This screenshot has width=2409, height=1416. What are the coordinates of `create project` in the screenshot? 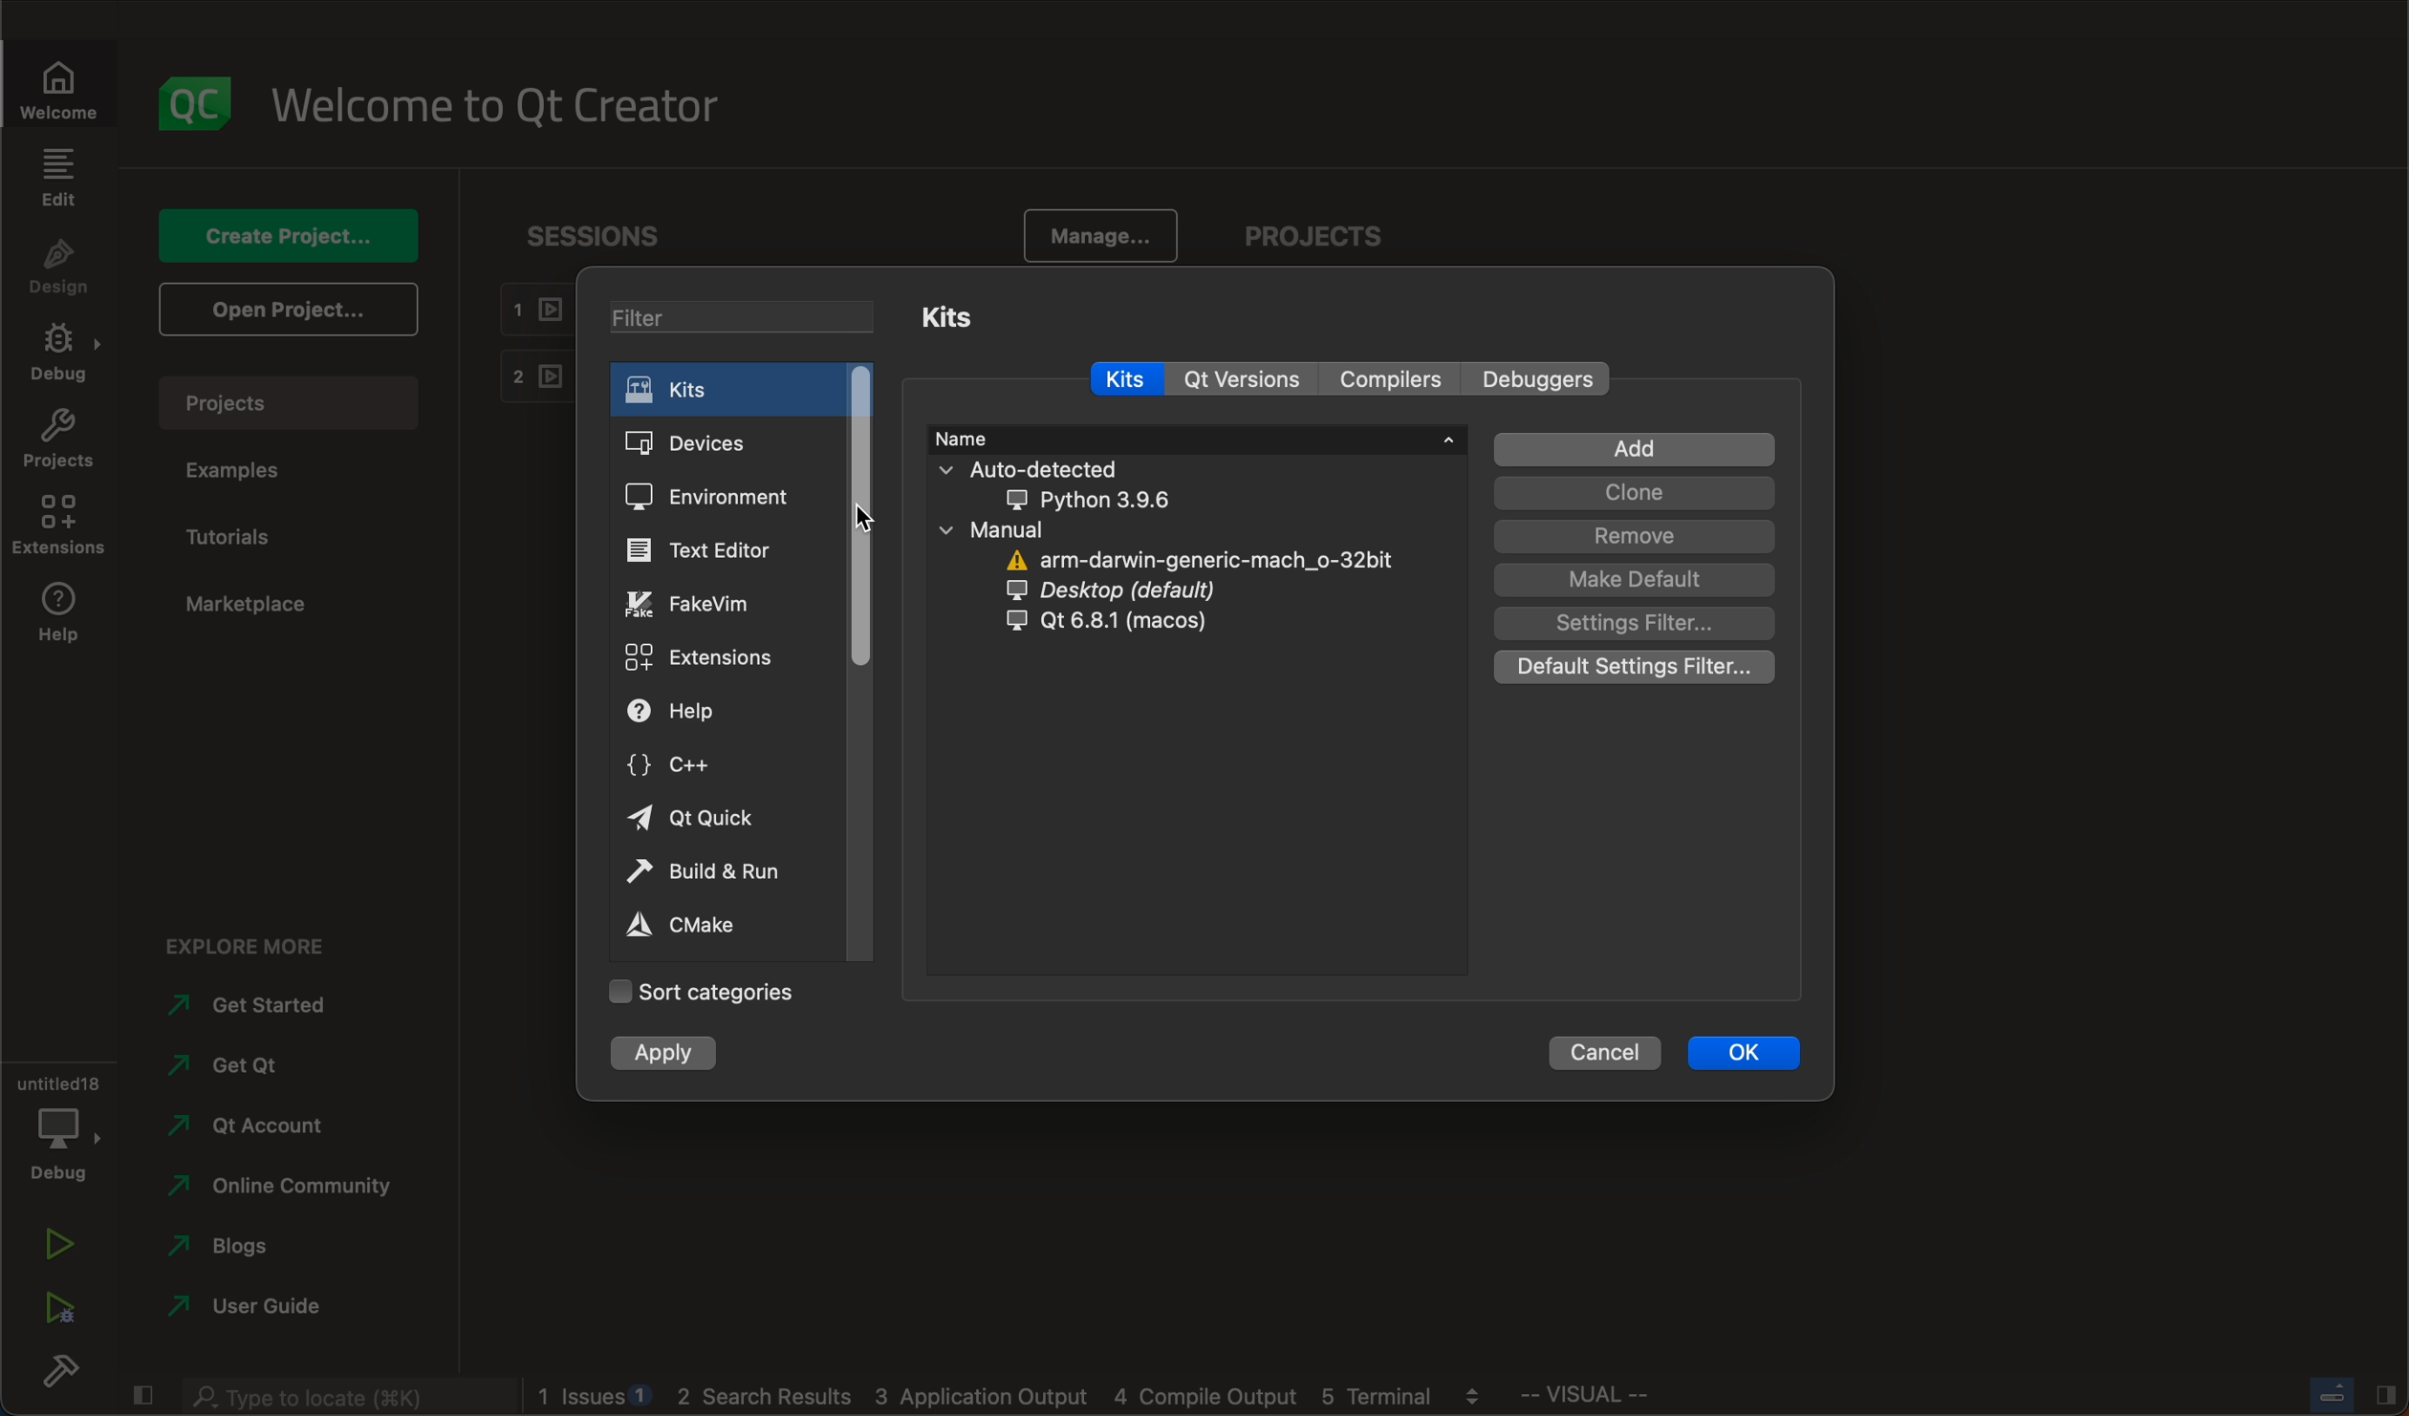 It's located at (288, 232).